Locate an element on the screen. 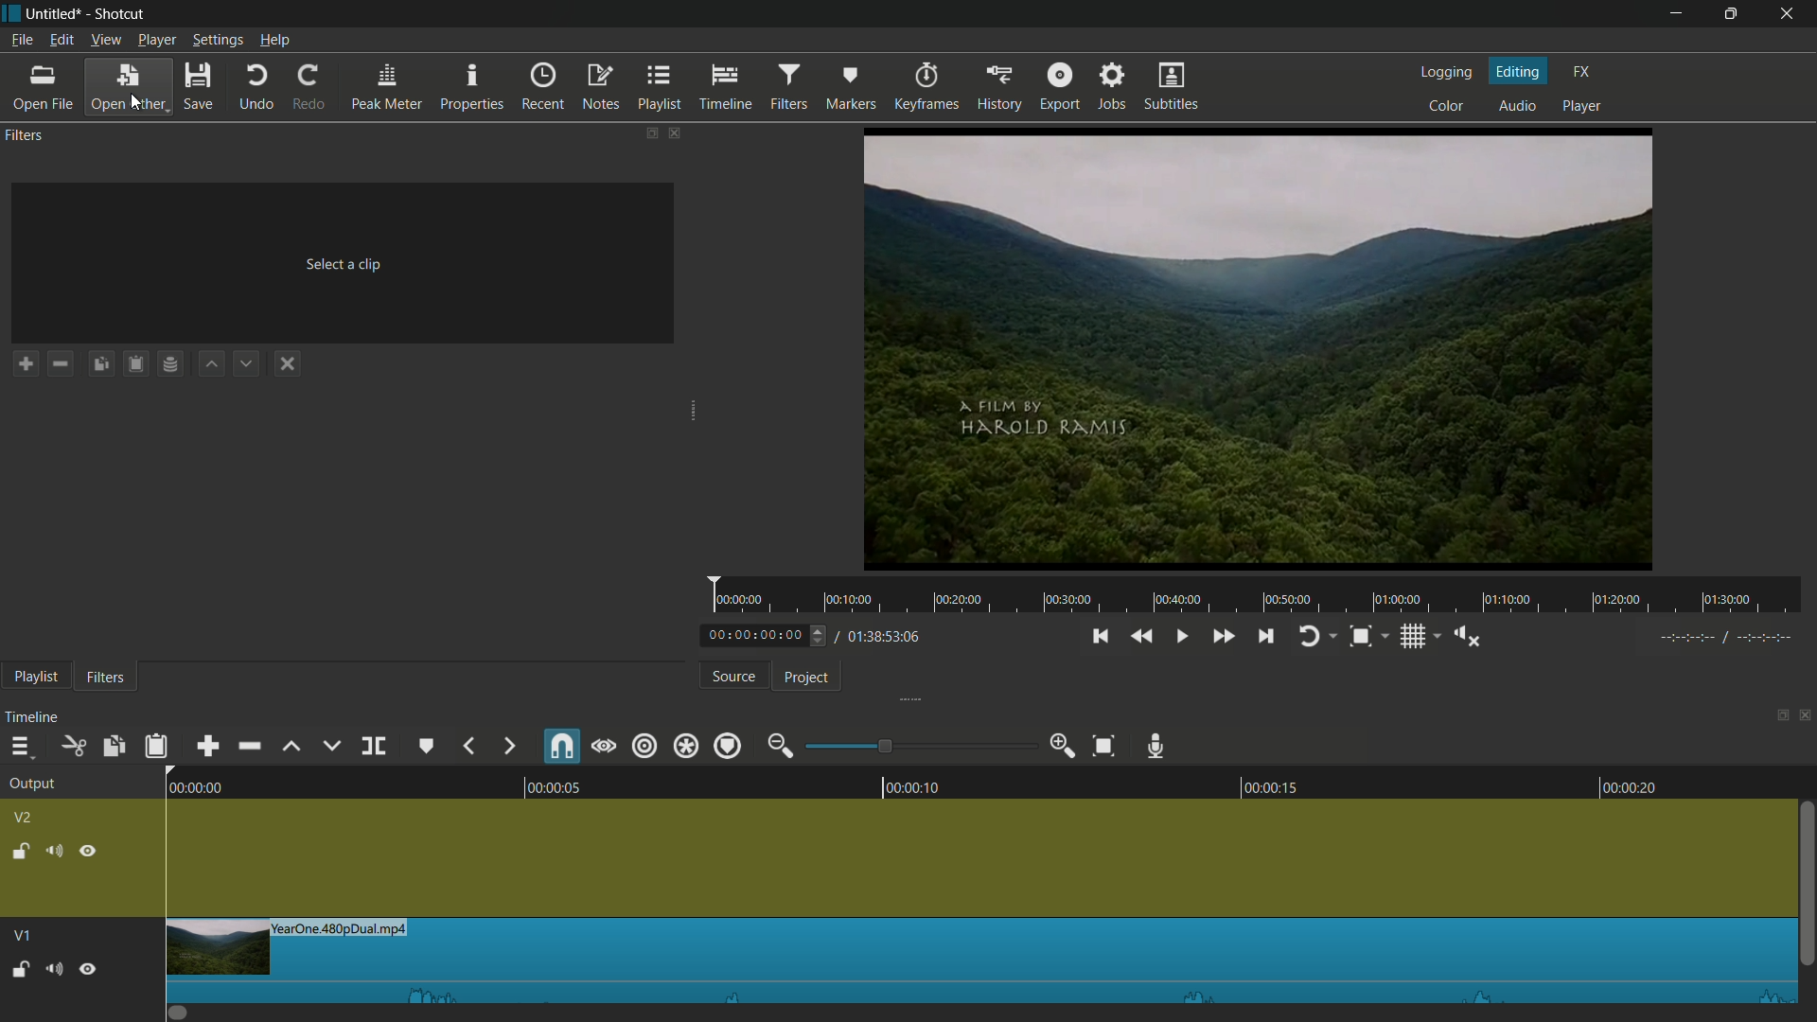  toggle play or pause is located at coordinates (1184, 637).